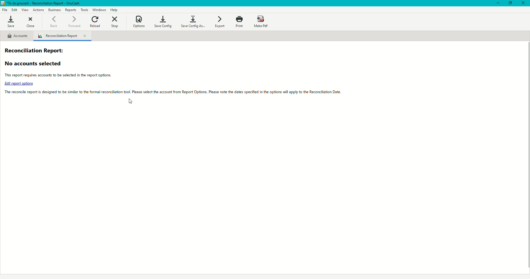  I want to click on View, so click(25, 9).